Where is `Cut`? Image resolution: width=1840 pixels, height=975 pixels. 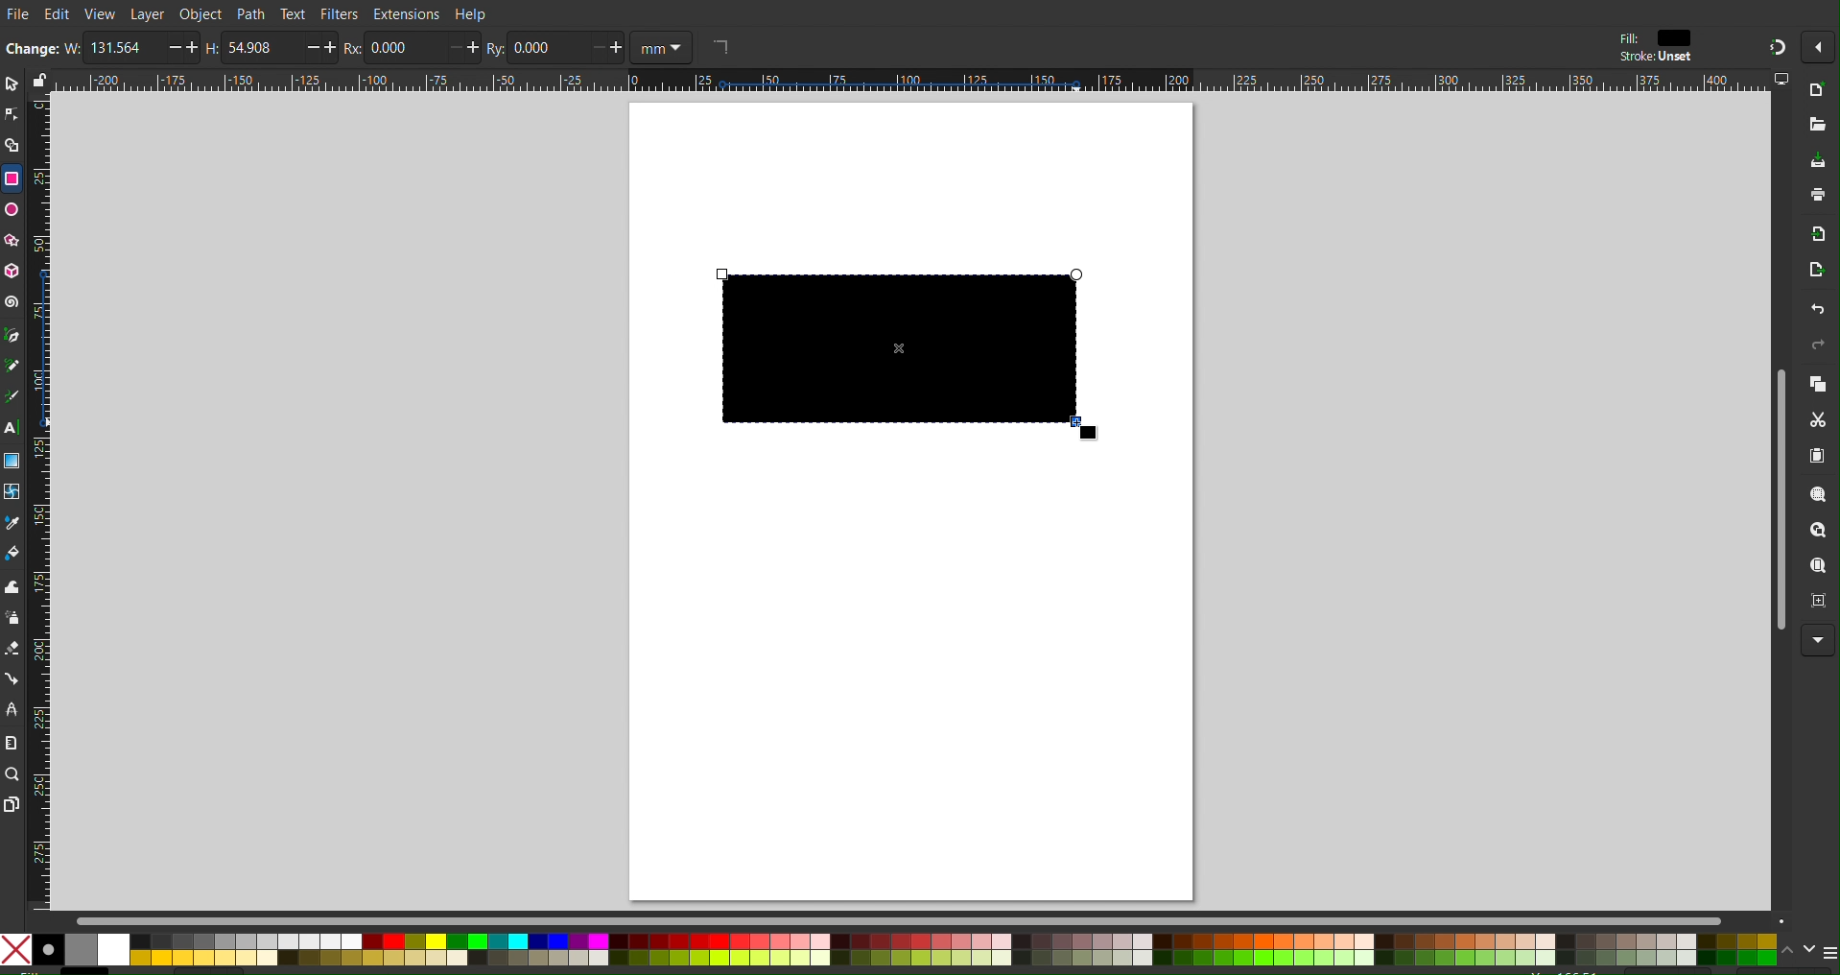 Cut is located at coordinates (1821, 422).